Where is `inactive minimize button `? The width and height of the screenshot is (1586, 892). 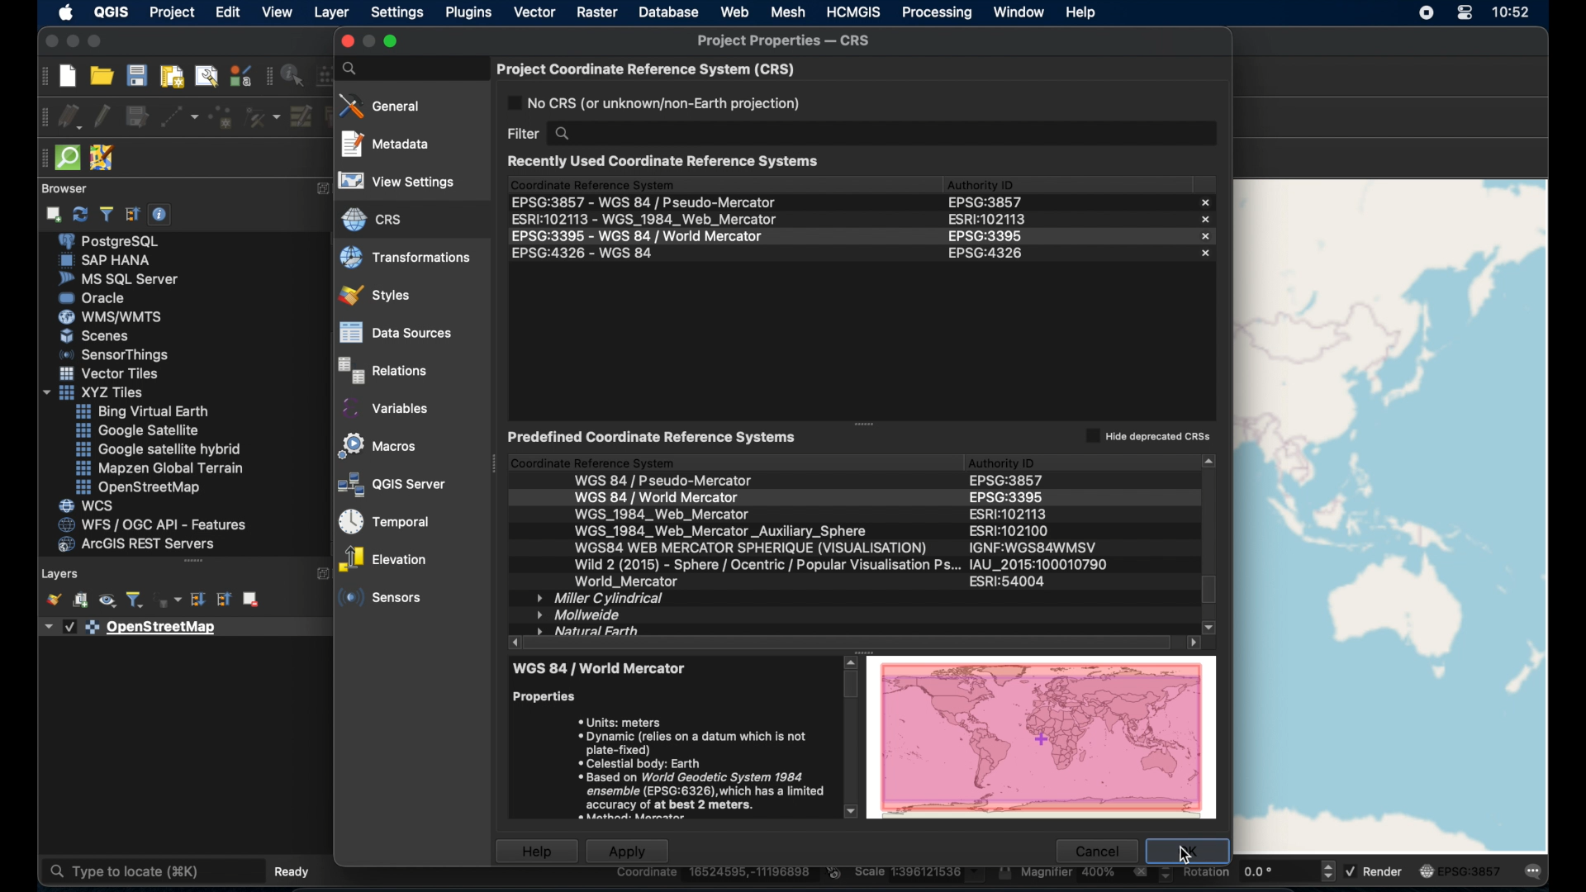
inactive minimize button  is located at coordinates (366, 40).